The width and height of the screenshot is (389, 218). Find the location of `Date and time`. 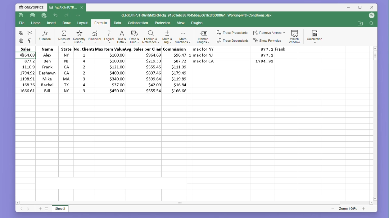

Date and time is located at coordinates (134, 36).